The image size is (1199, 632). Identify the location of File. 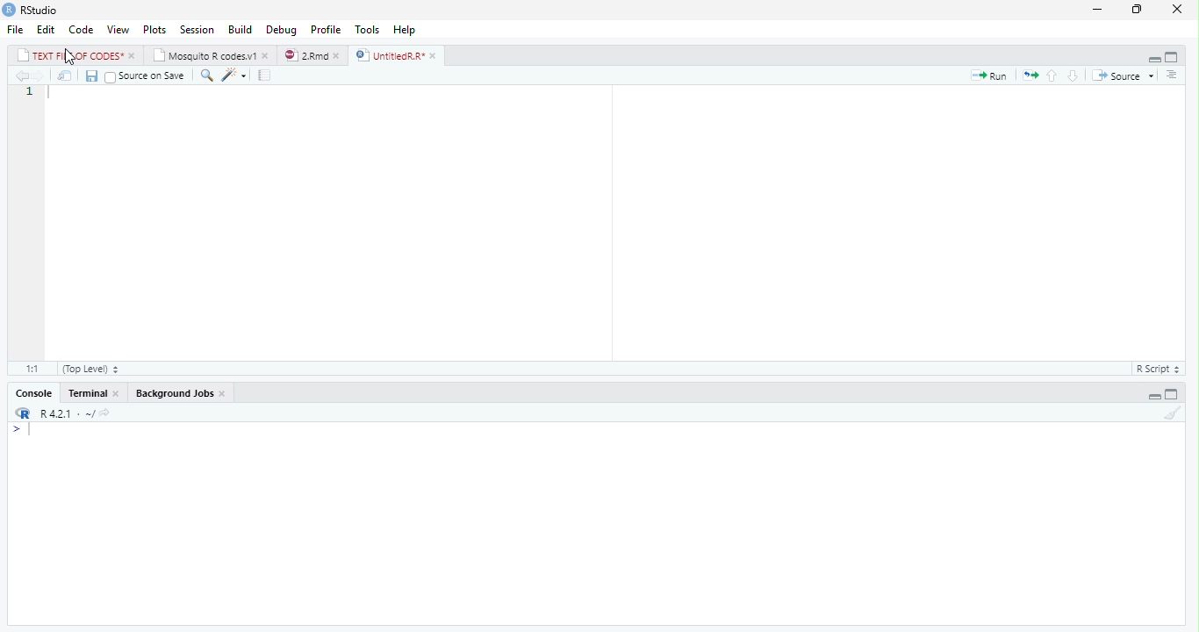
(17, 29).